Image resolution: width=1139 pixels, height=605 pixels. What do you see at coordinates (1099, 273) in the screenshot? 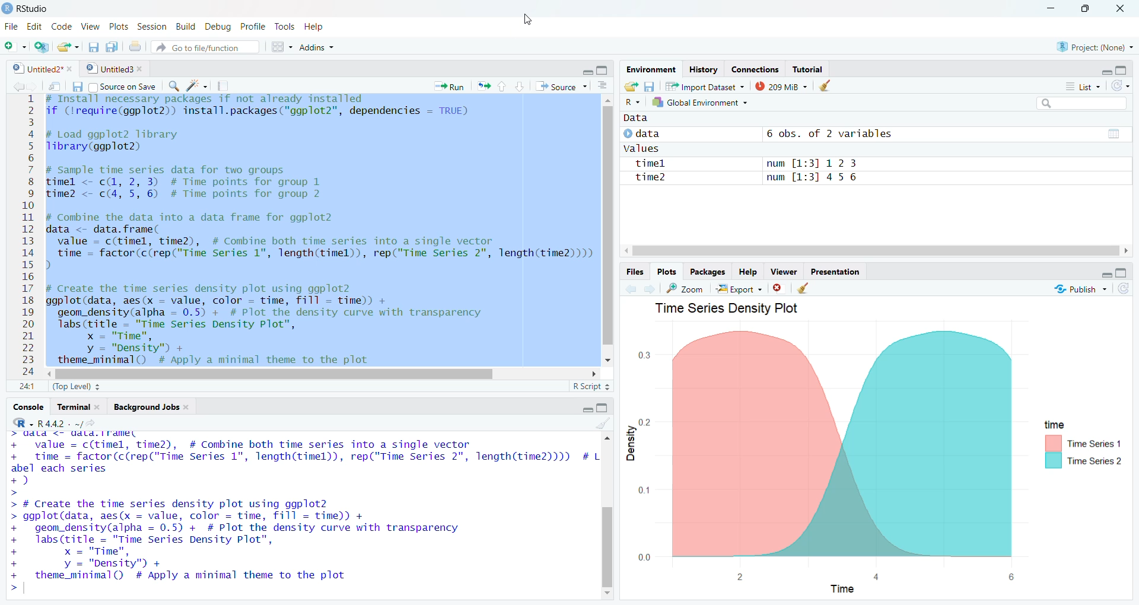
I see `Minimize` at bounding box center [1099, 273].